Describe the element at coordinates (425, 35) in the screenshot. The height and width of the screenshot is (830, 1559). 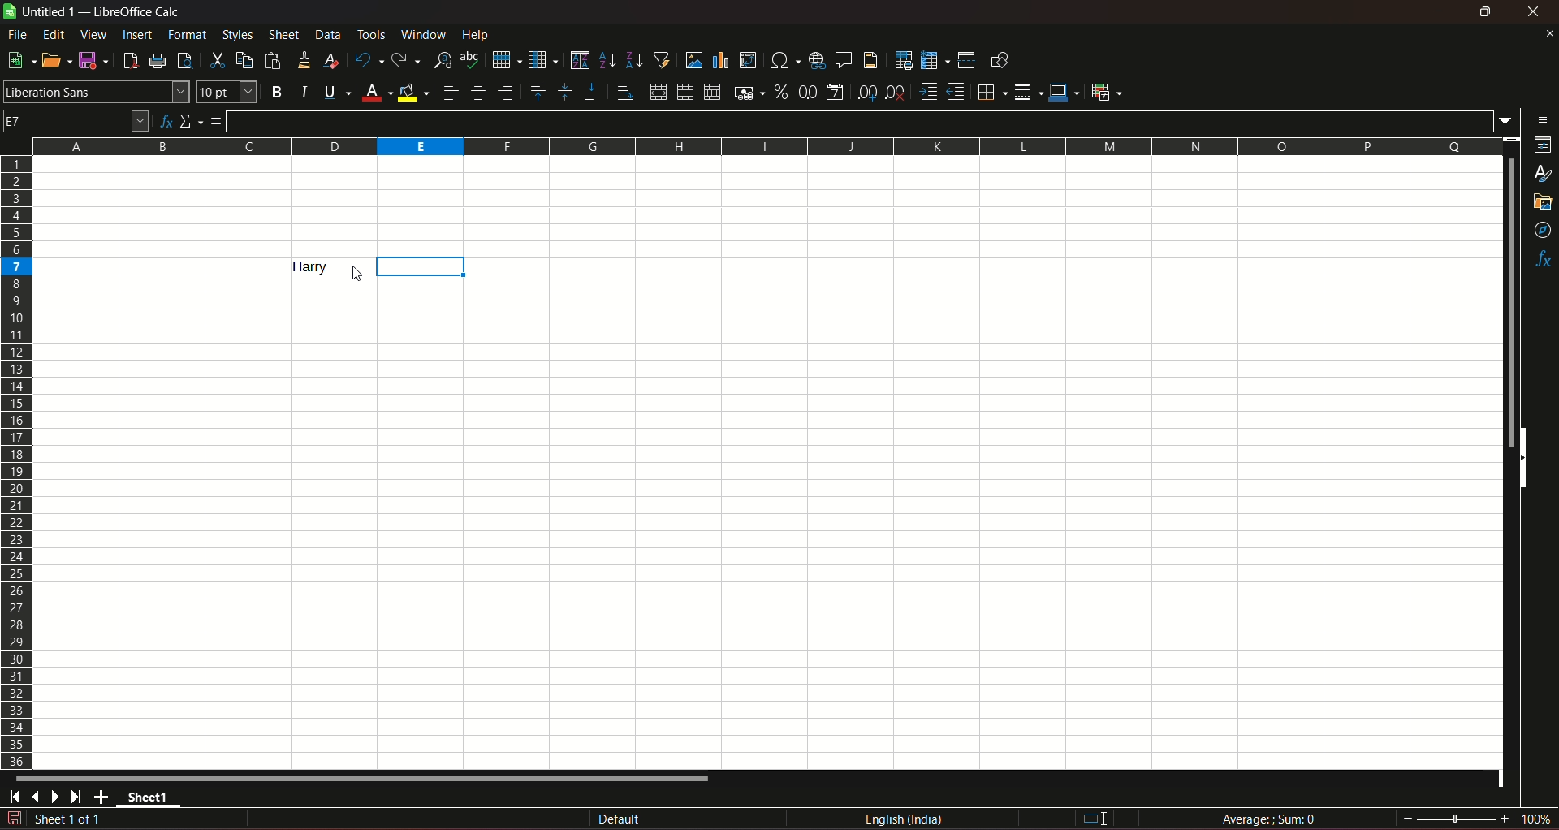
I see `window` at that location.